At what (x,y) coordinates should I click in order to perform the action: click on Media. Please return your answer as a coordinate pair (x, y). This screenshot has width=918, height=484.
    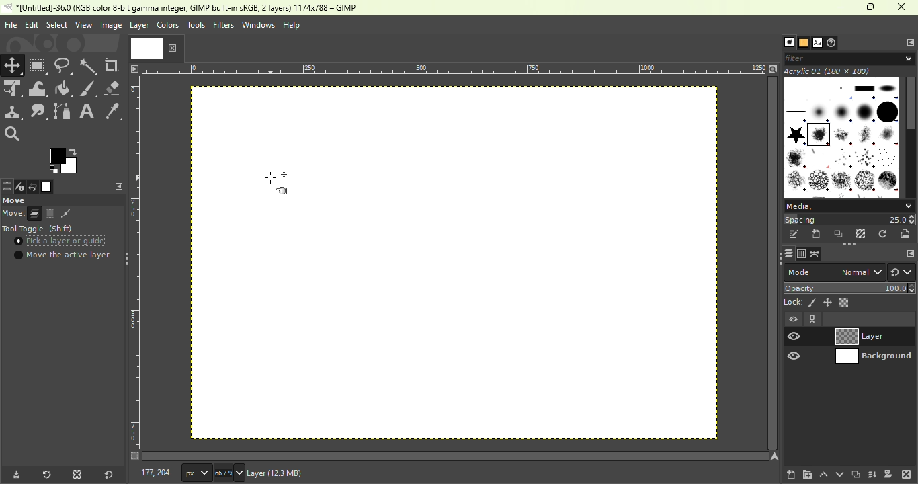
    Looking at the image, I should click on (848, 205).